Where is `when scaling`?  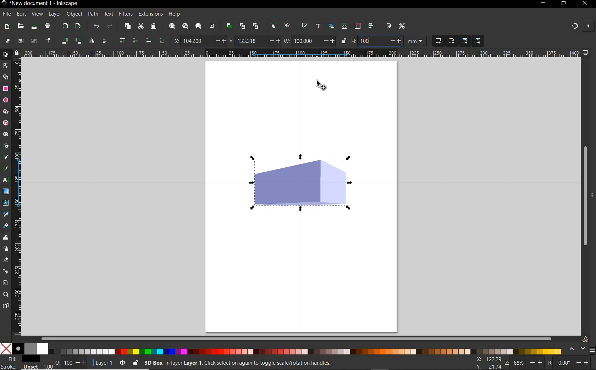
when scaling is located at coordinates (438, 41).